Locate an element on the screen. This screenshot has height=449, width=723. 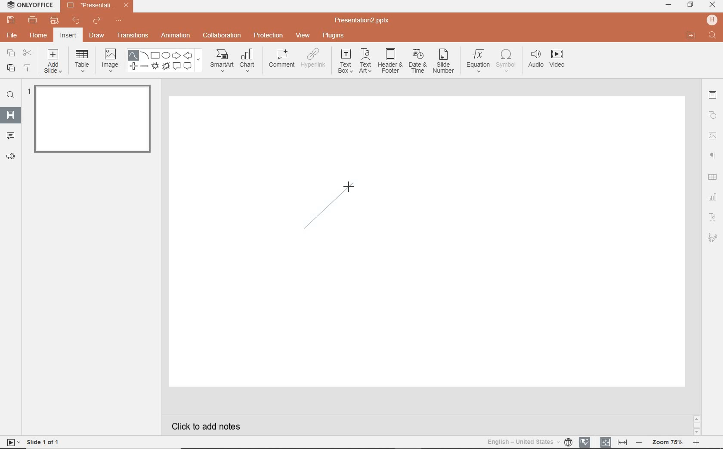
SCROLLBAR is located at coordinates (696, 424).